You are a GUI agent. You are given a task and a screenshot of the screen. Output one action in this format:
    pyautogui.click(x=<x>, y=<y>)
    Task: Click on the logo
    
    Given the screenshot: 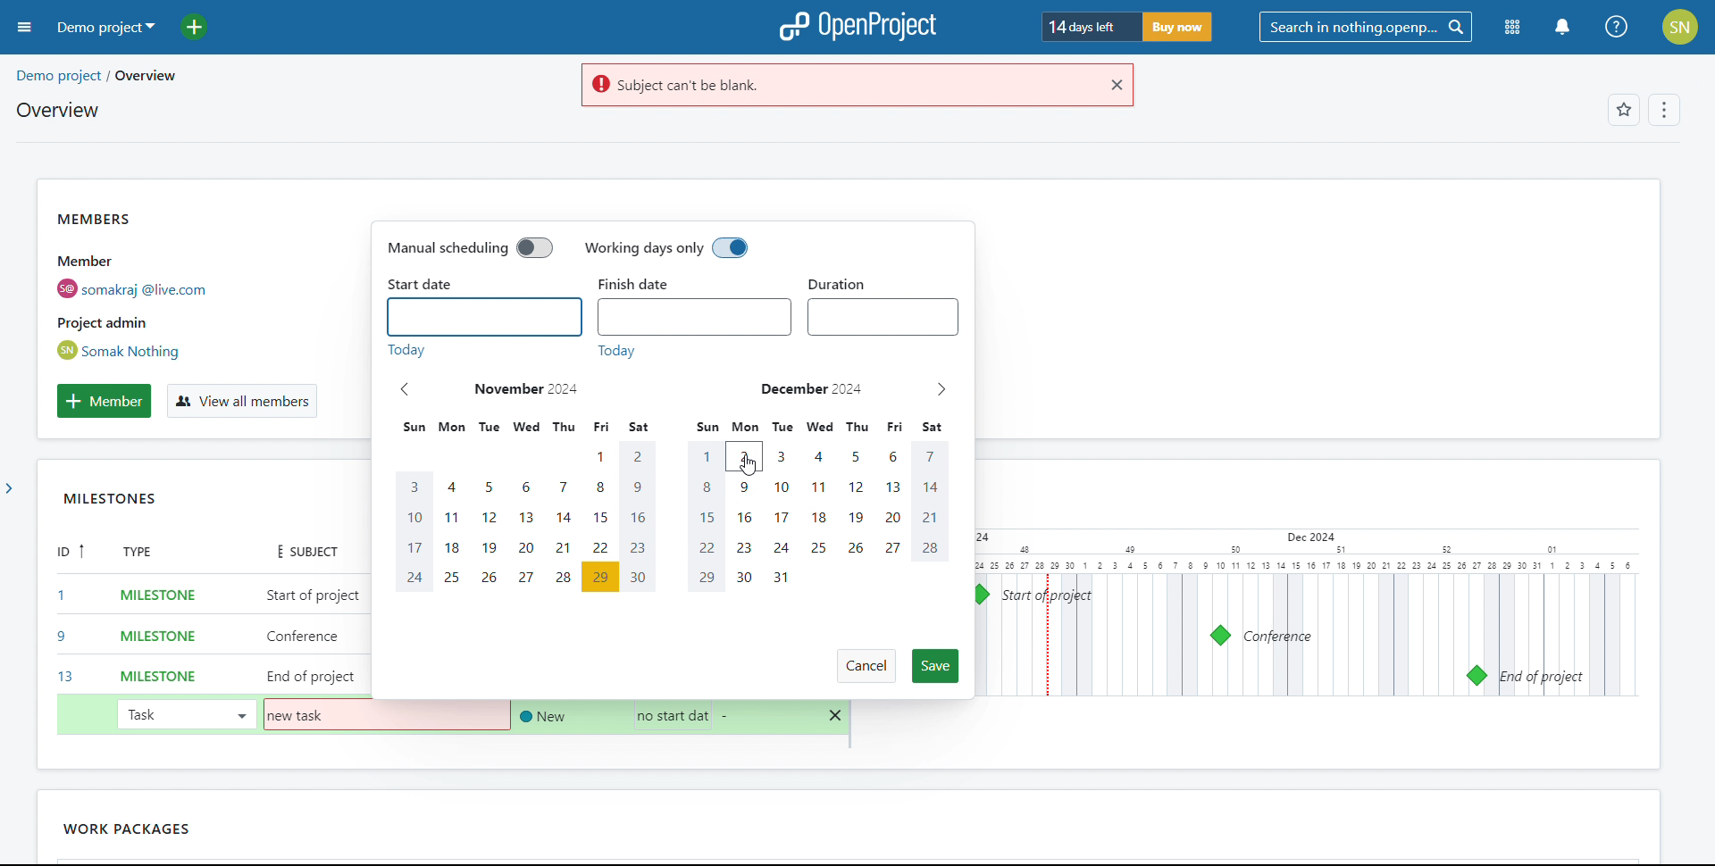 What is the action you would take?
    pyautogui.click(x=857, y=27)
    